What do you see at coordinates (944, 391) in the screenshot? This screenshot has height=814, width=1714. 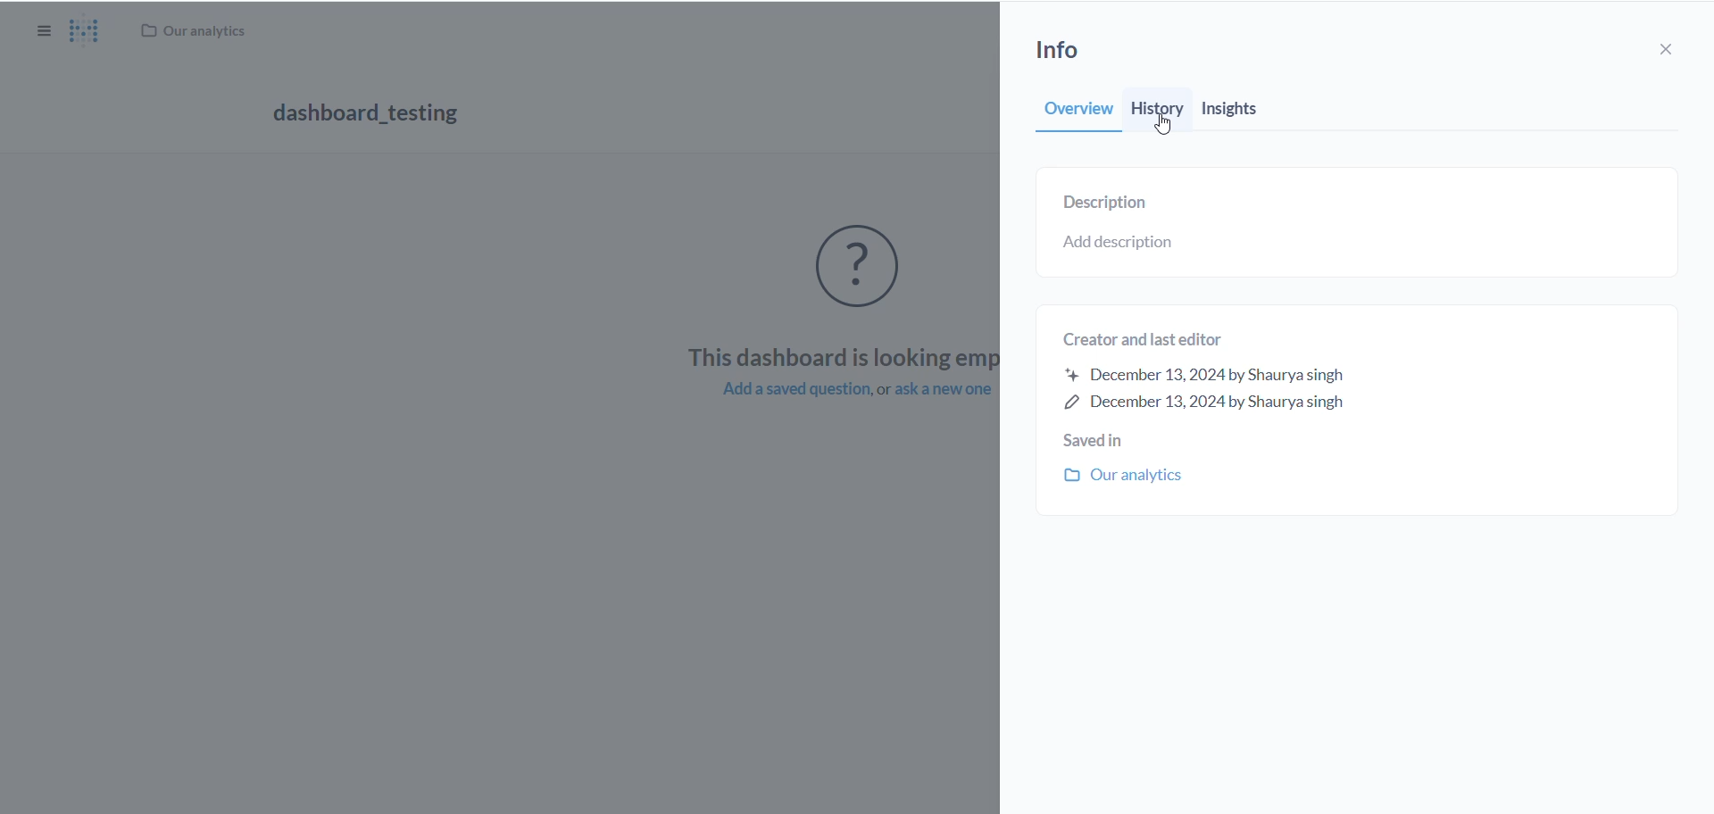 I see `ask a new question` at bounding box center [944, 391].